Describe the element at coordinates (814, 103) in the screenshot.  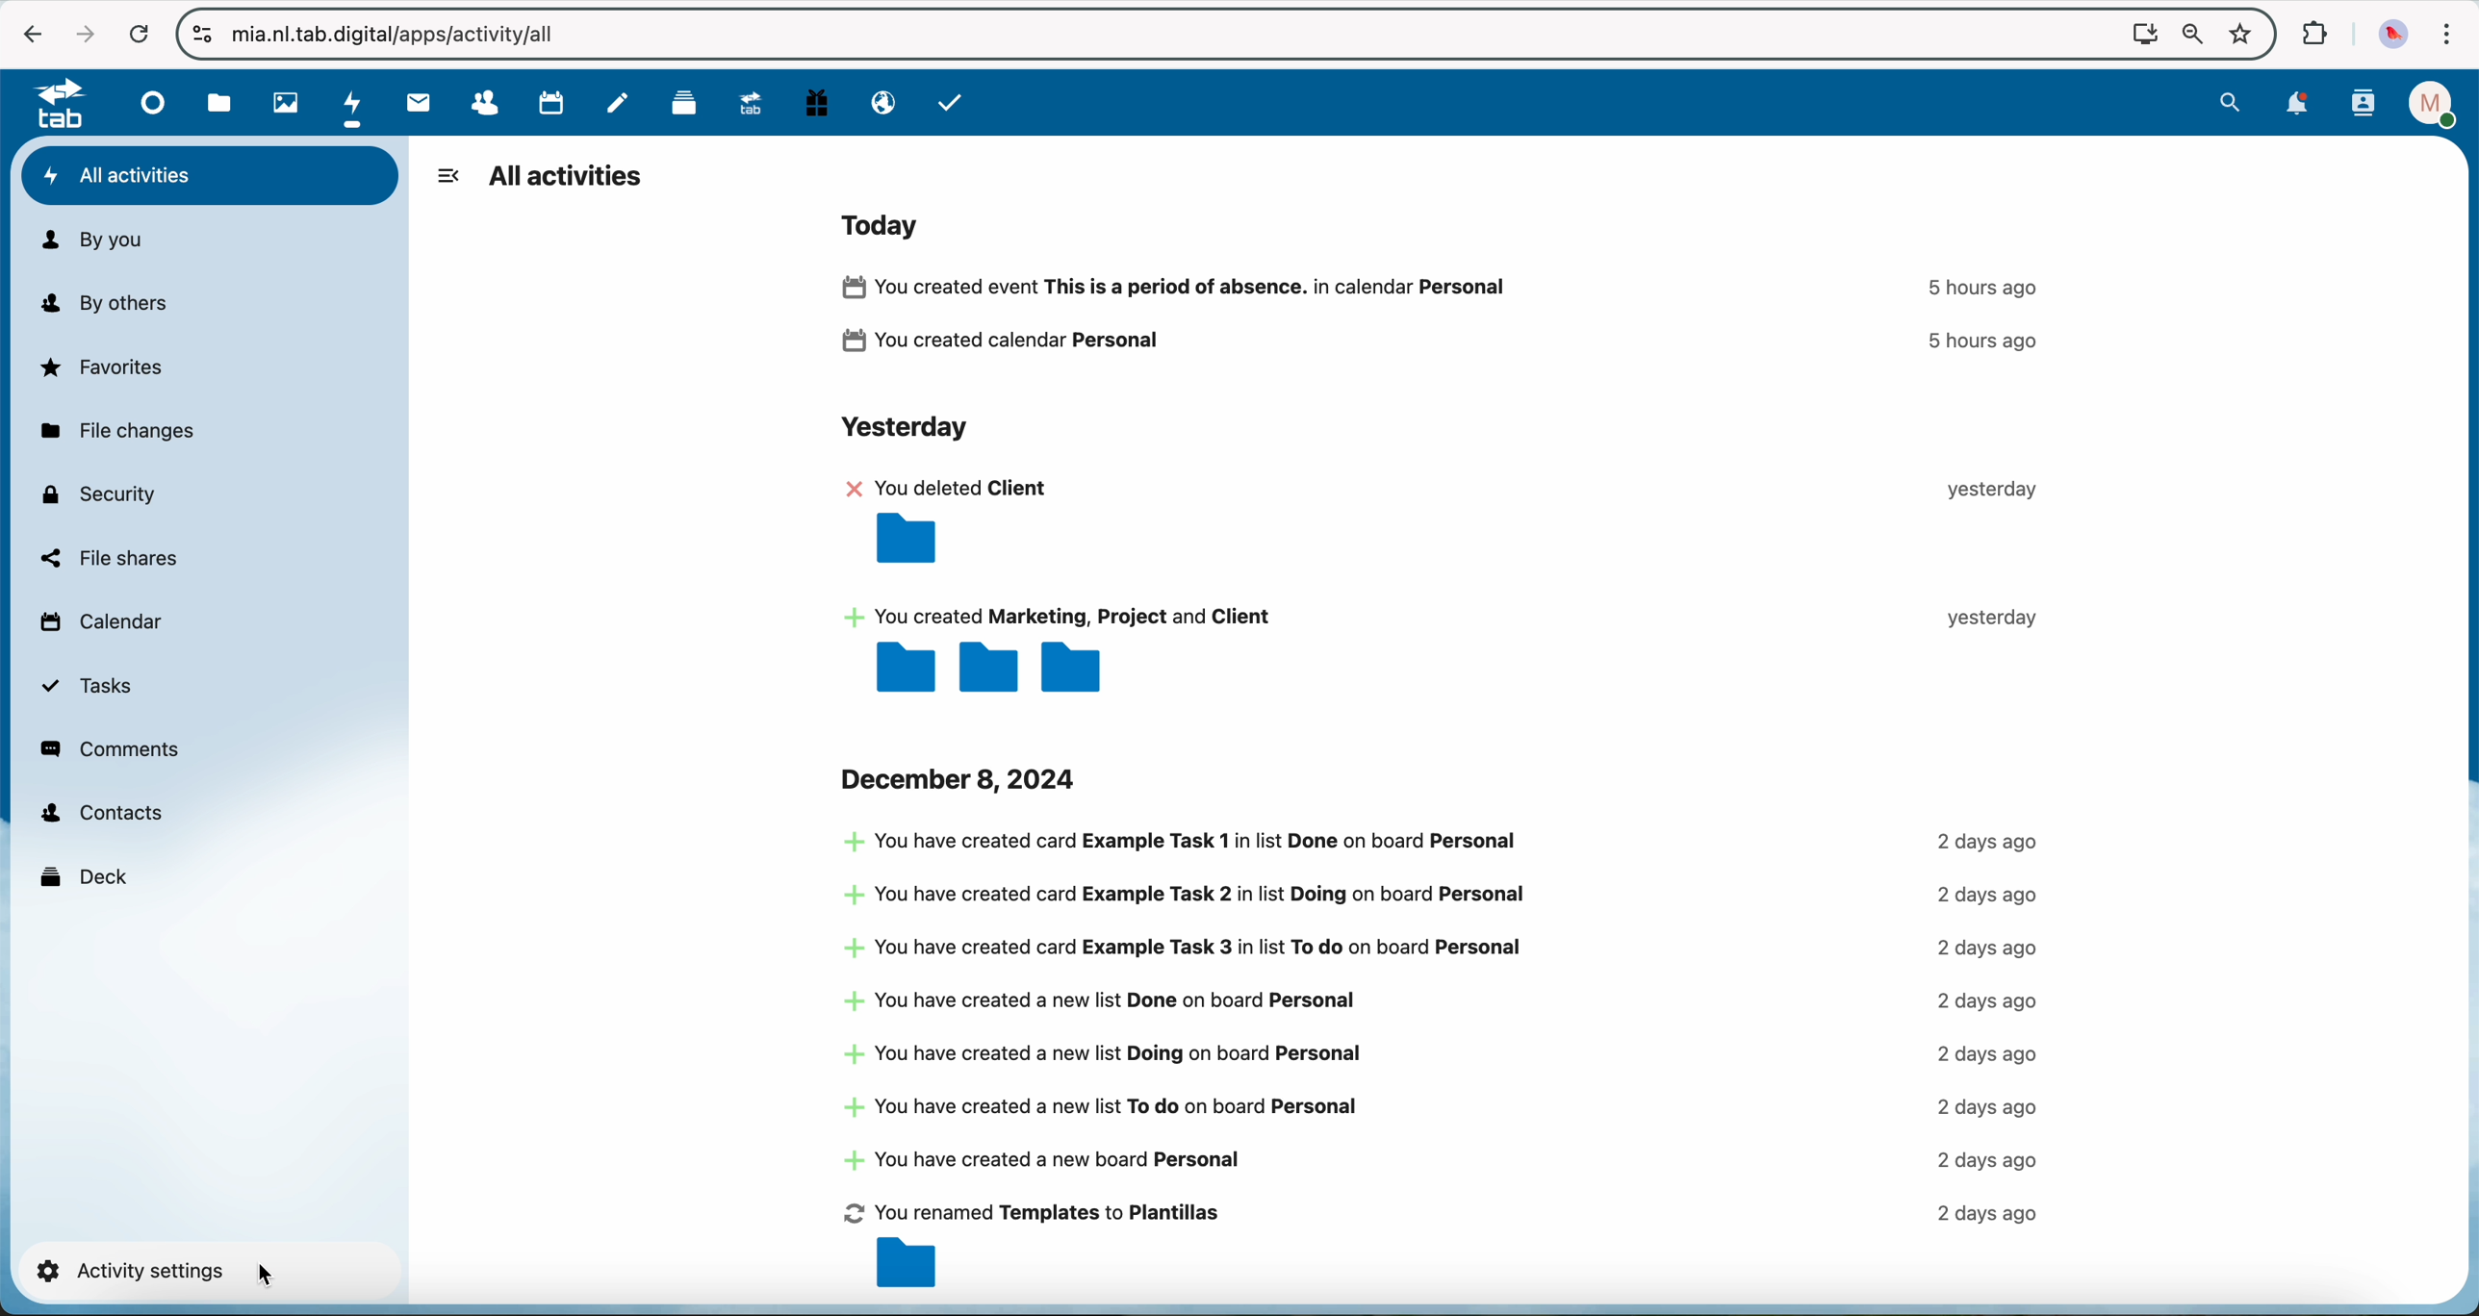
I see `free trial` at that location.